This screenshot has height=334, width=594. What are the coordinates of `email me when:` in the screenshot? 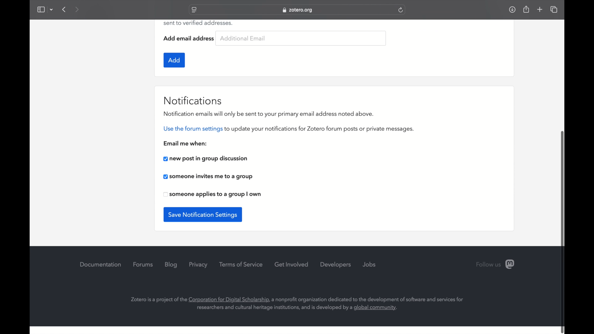 It's located at (187, 143).